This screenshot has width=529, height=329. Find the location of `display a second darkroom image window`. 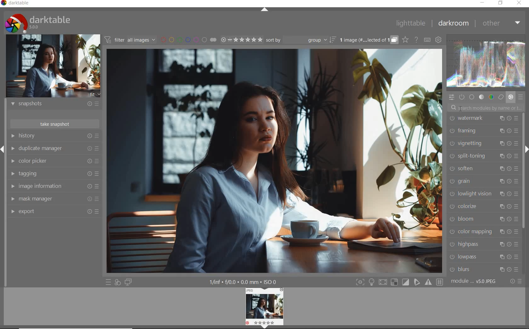

display a second darkroom image window is located at coordinates (128, 281).